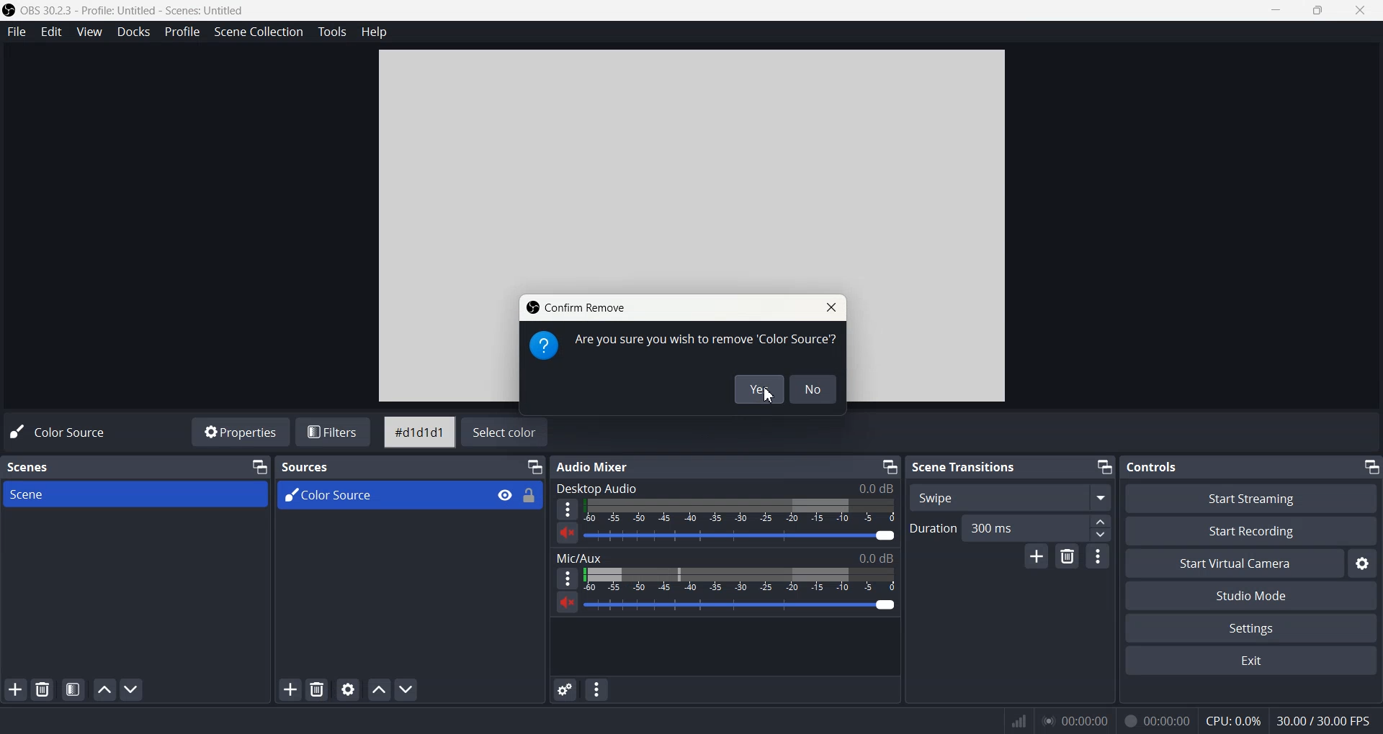 This screenshot has width=1383, height=734. Describe the element at coordinates (382, 495) in the screenshot. I see `Color Source` at that location.